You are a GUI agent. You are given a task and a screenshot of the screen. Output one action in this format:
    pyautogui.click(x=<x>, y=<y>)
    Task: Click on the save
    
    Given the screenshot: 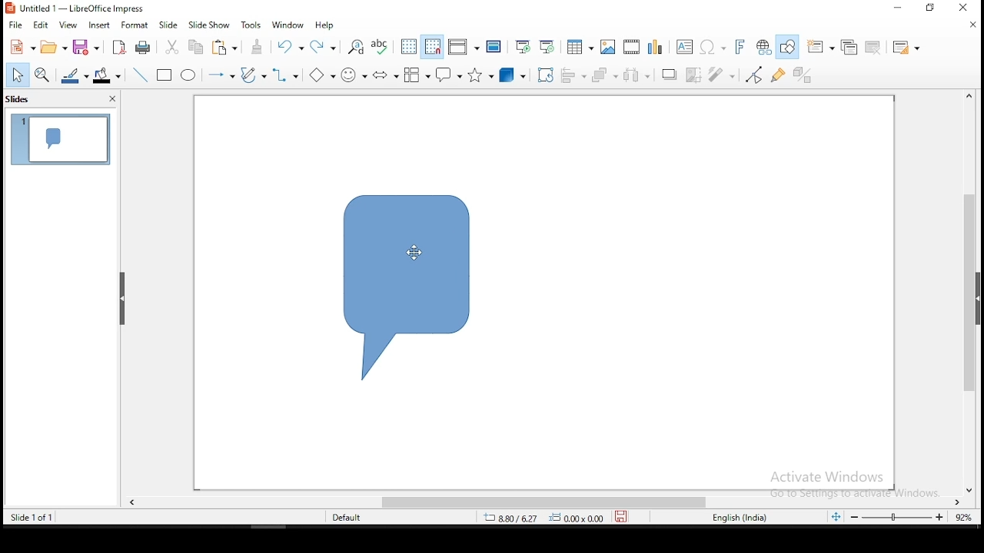 What is the action you would take?
    pyautogui.click(x=86, y=47)
    